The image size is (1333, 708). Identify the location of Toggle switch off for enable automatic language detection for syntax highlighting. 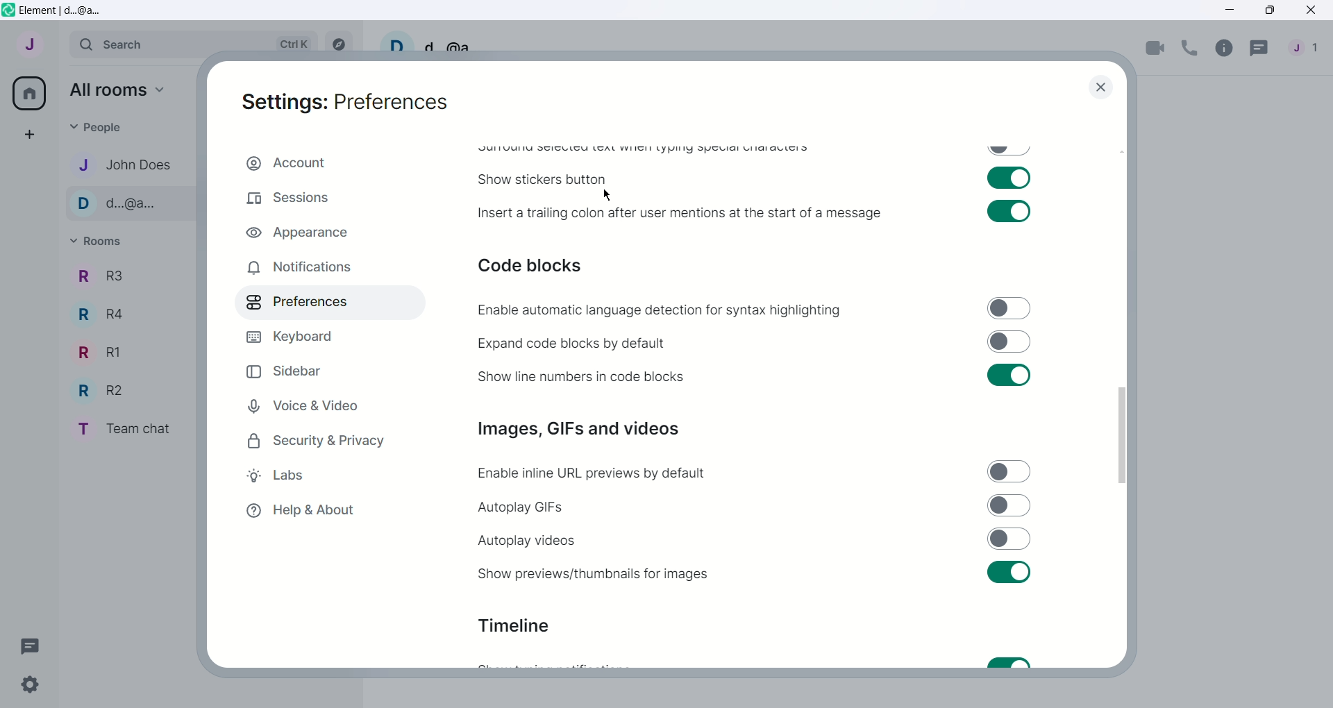
(1009, 308).